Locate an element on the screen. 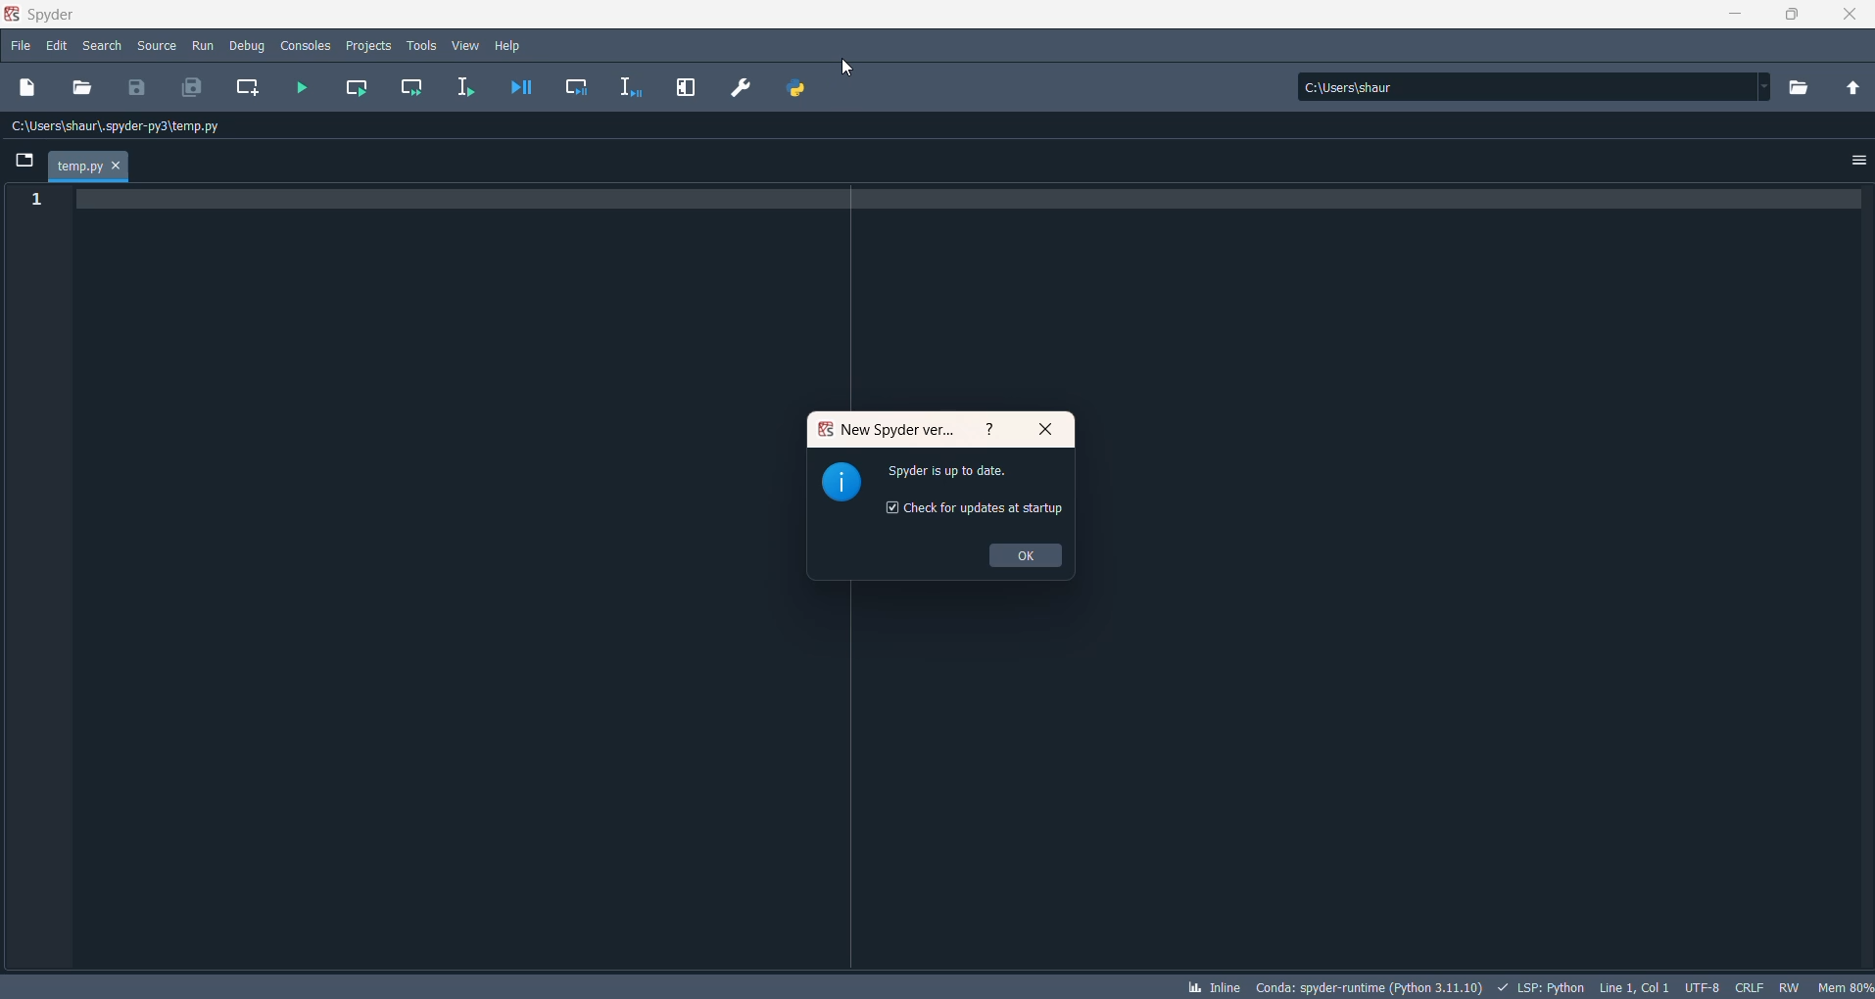 The height and width of the screenshot is (999, 1875). SCRIPT is located at coordinates (1543, 985).